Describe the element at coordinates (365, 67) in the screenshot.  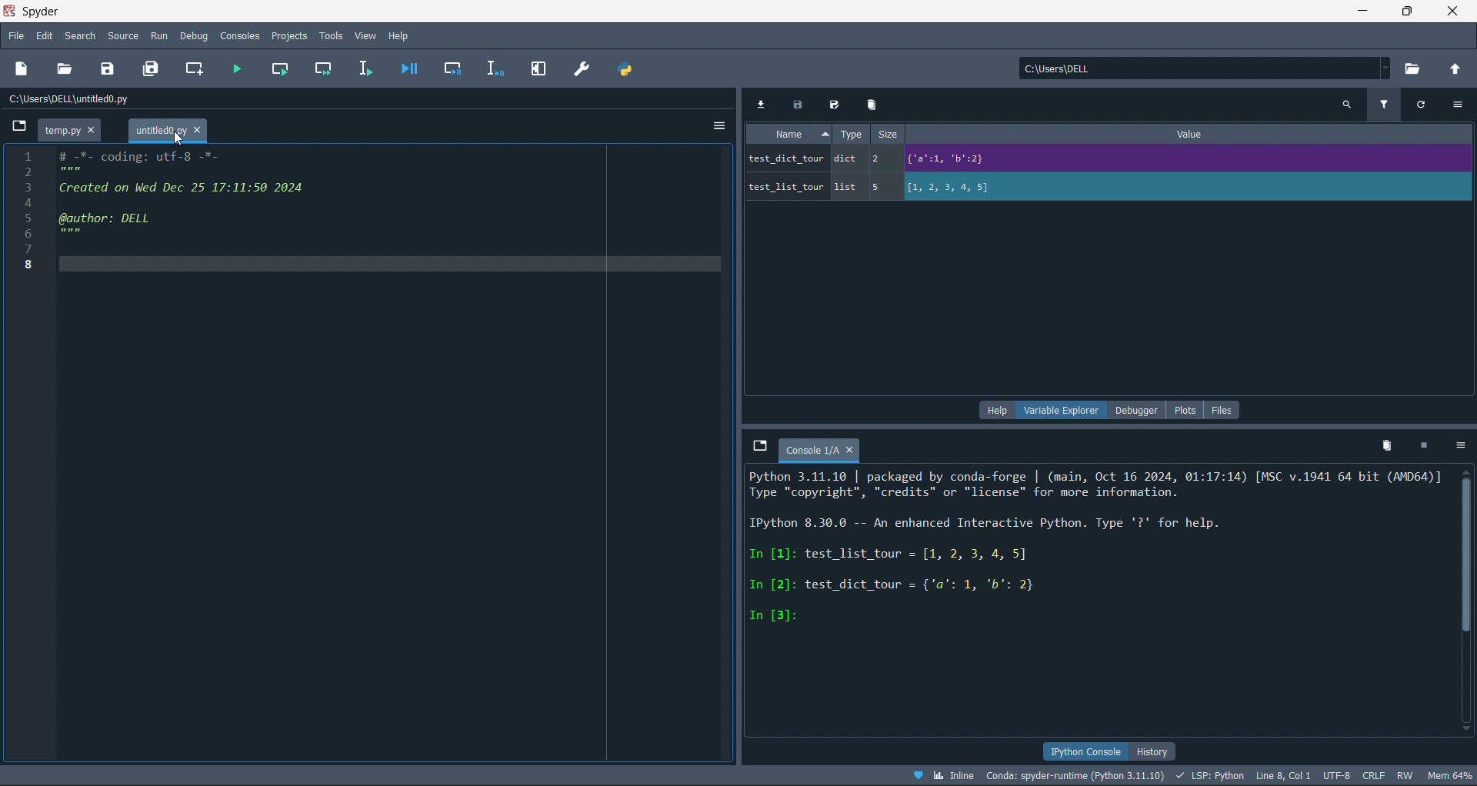
I see `run line` at that location.